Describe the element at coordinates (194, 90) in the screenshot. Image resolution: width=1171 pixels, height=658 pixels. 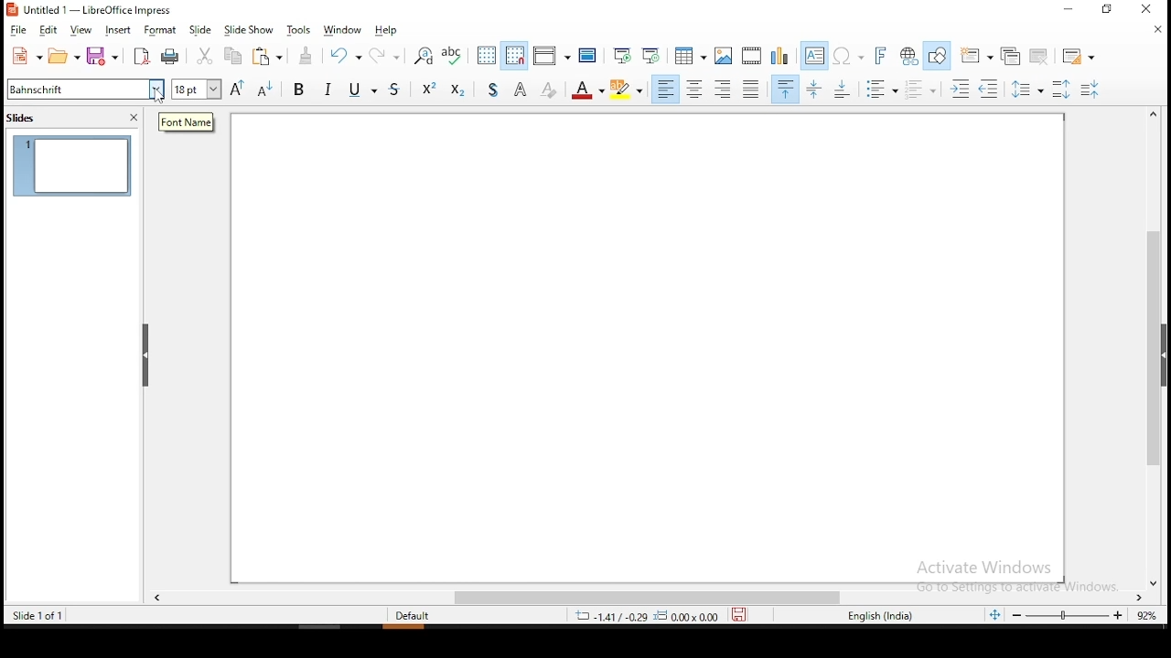
I see `font size` at that location.